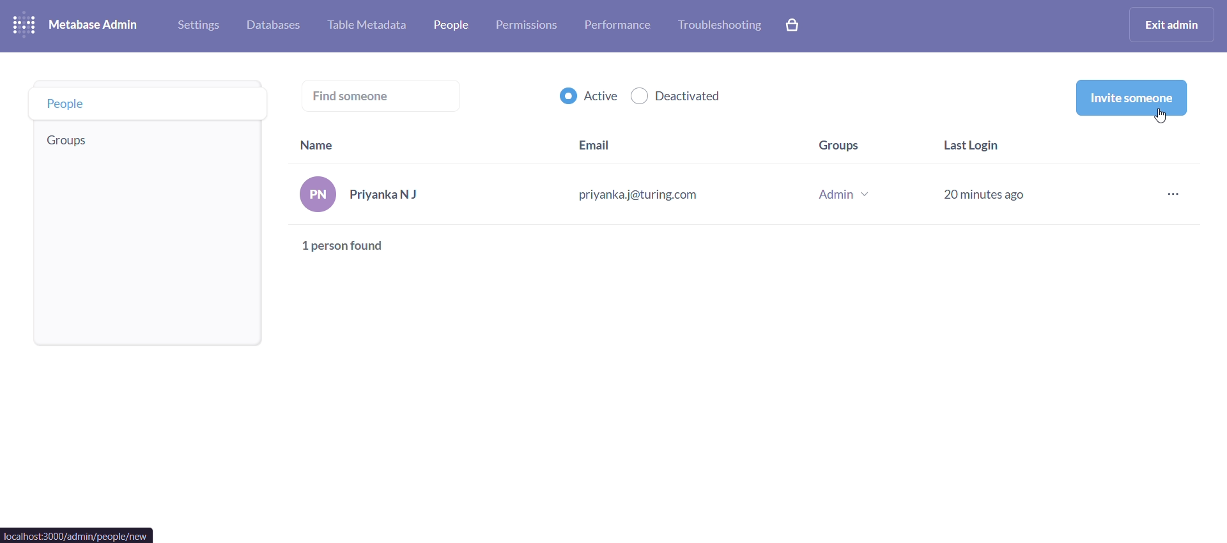  Describe the element at coordinates (1131, 97) in the screenshot. I see `invite someone` at that location.